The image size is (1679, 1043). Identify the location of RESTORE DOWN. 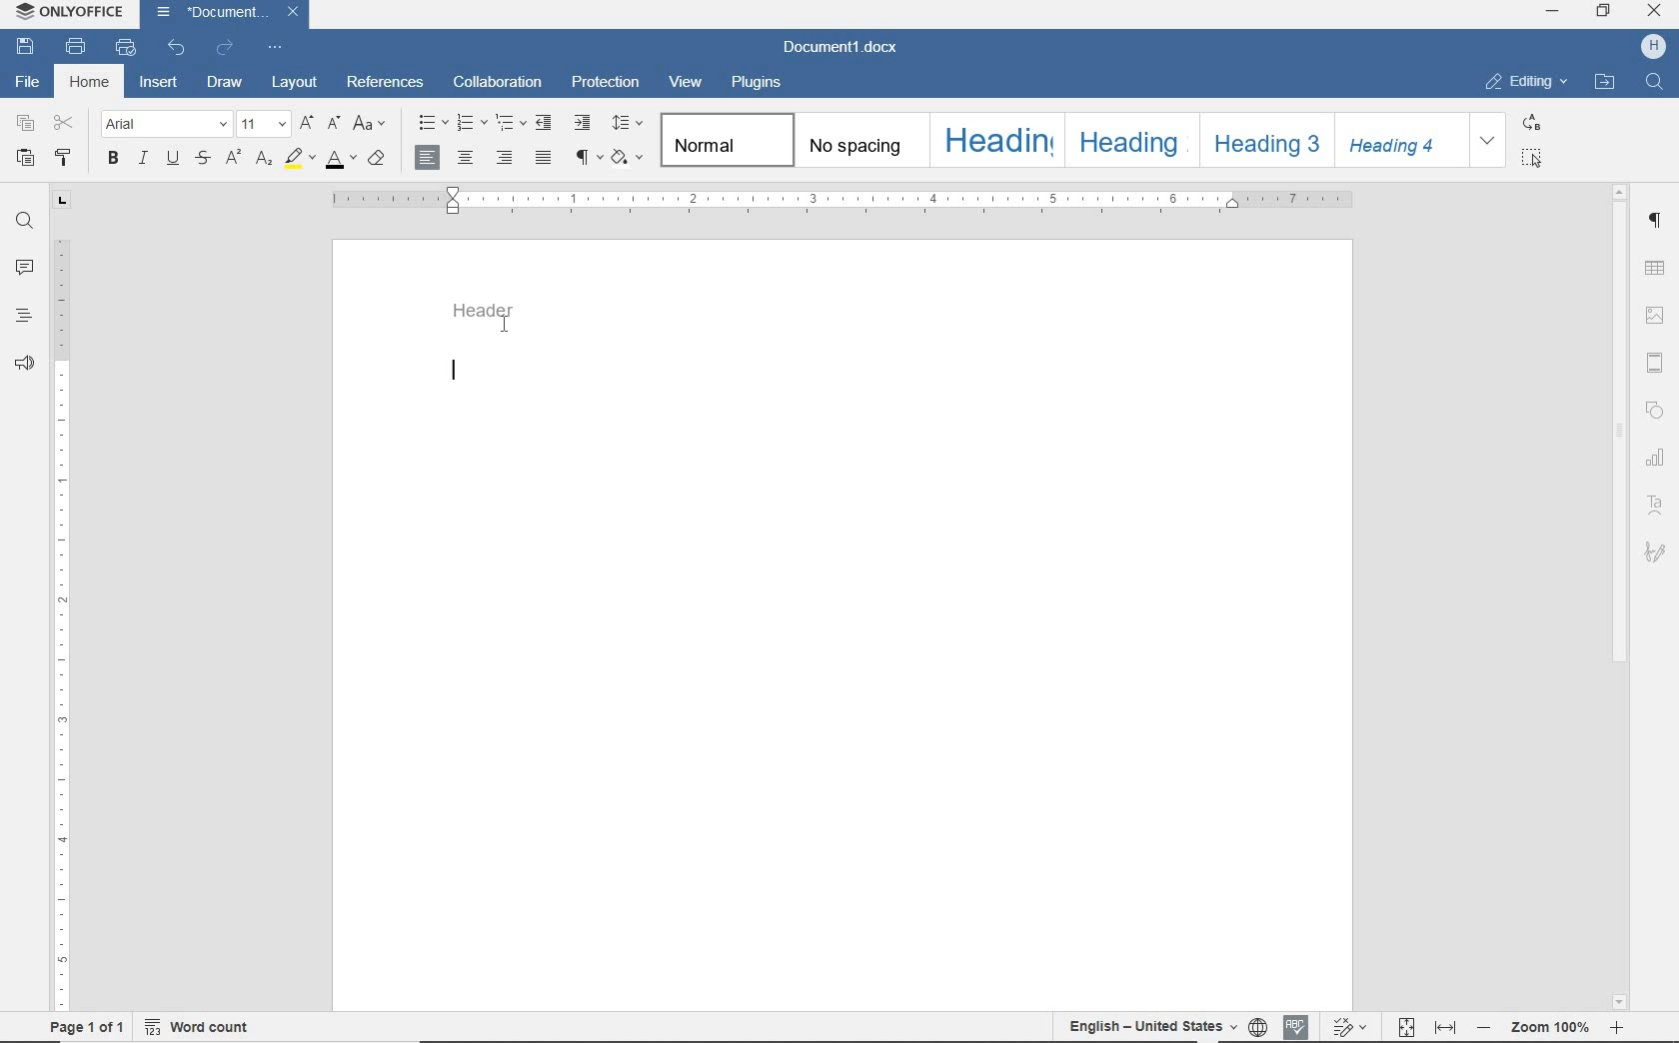
(1604, 11).